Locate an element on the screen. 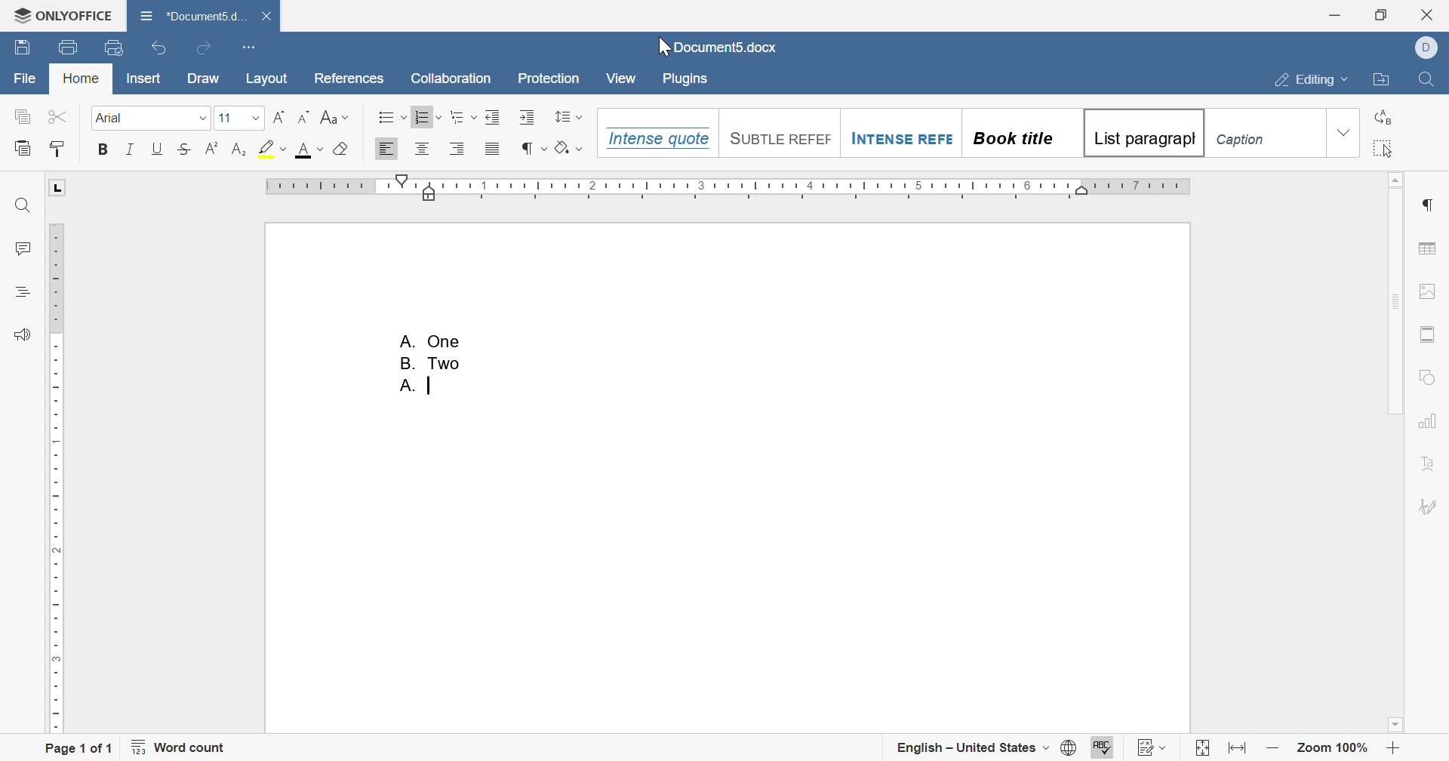  english - United States is located at coordinates (986, 748).